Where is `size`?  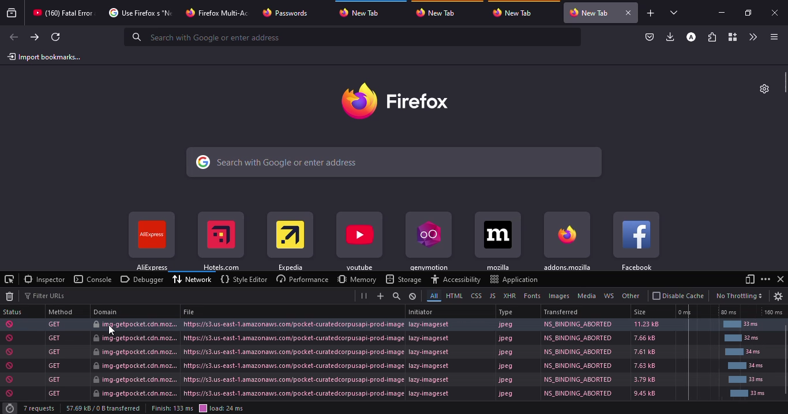 size is located at coordinates (643, 313).